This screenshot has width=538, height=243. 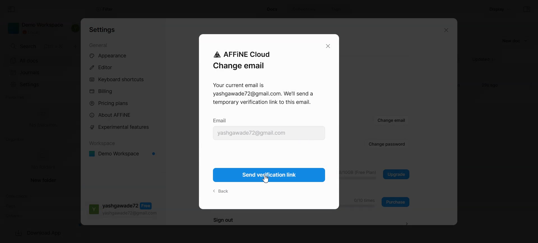 I want to click on settings, so click(x=103, y=30).